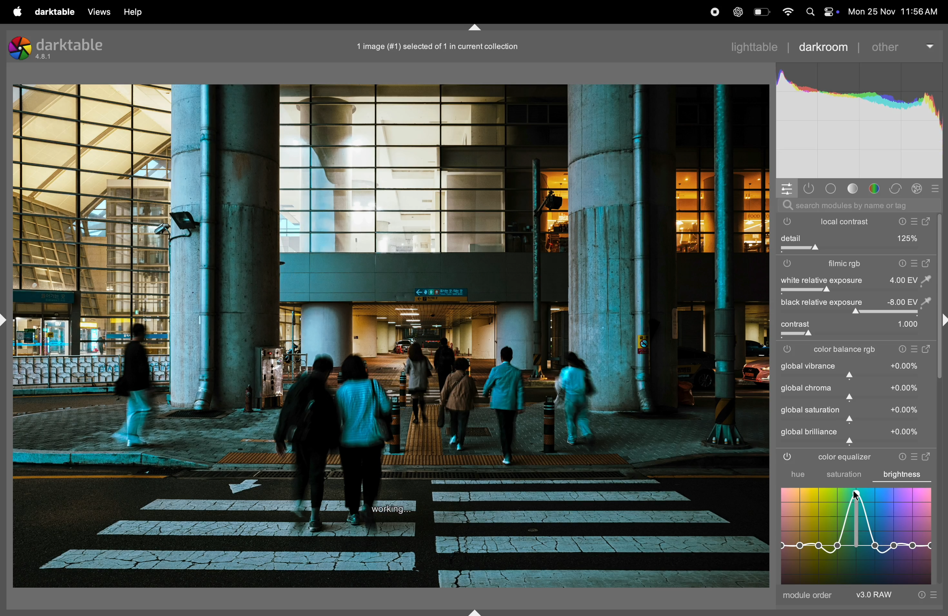 Image resolution: width=948 pixels, height=616 pixels. I want to click on light table, so click(754, 46).